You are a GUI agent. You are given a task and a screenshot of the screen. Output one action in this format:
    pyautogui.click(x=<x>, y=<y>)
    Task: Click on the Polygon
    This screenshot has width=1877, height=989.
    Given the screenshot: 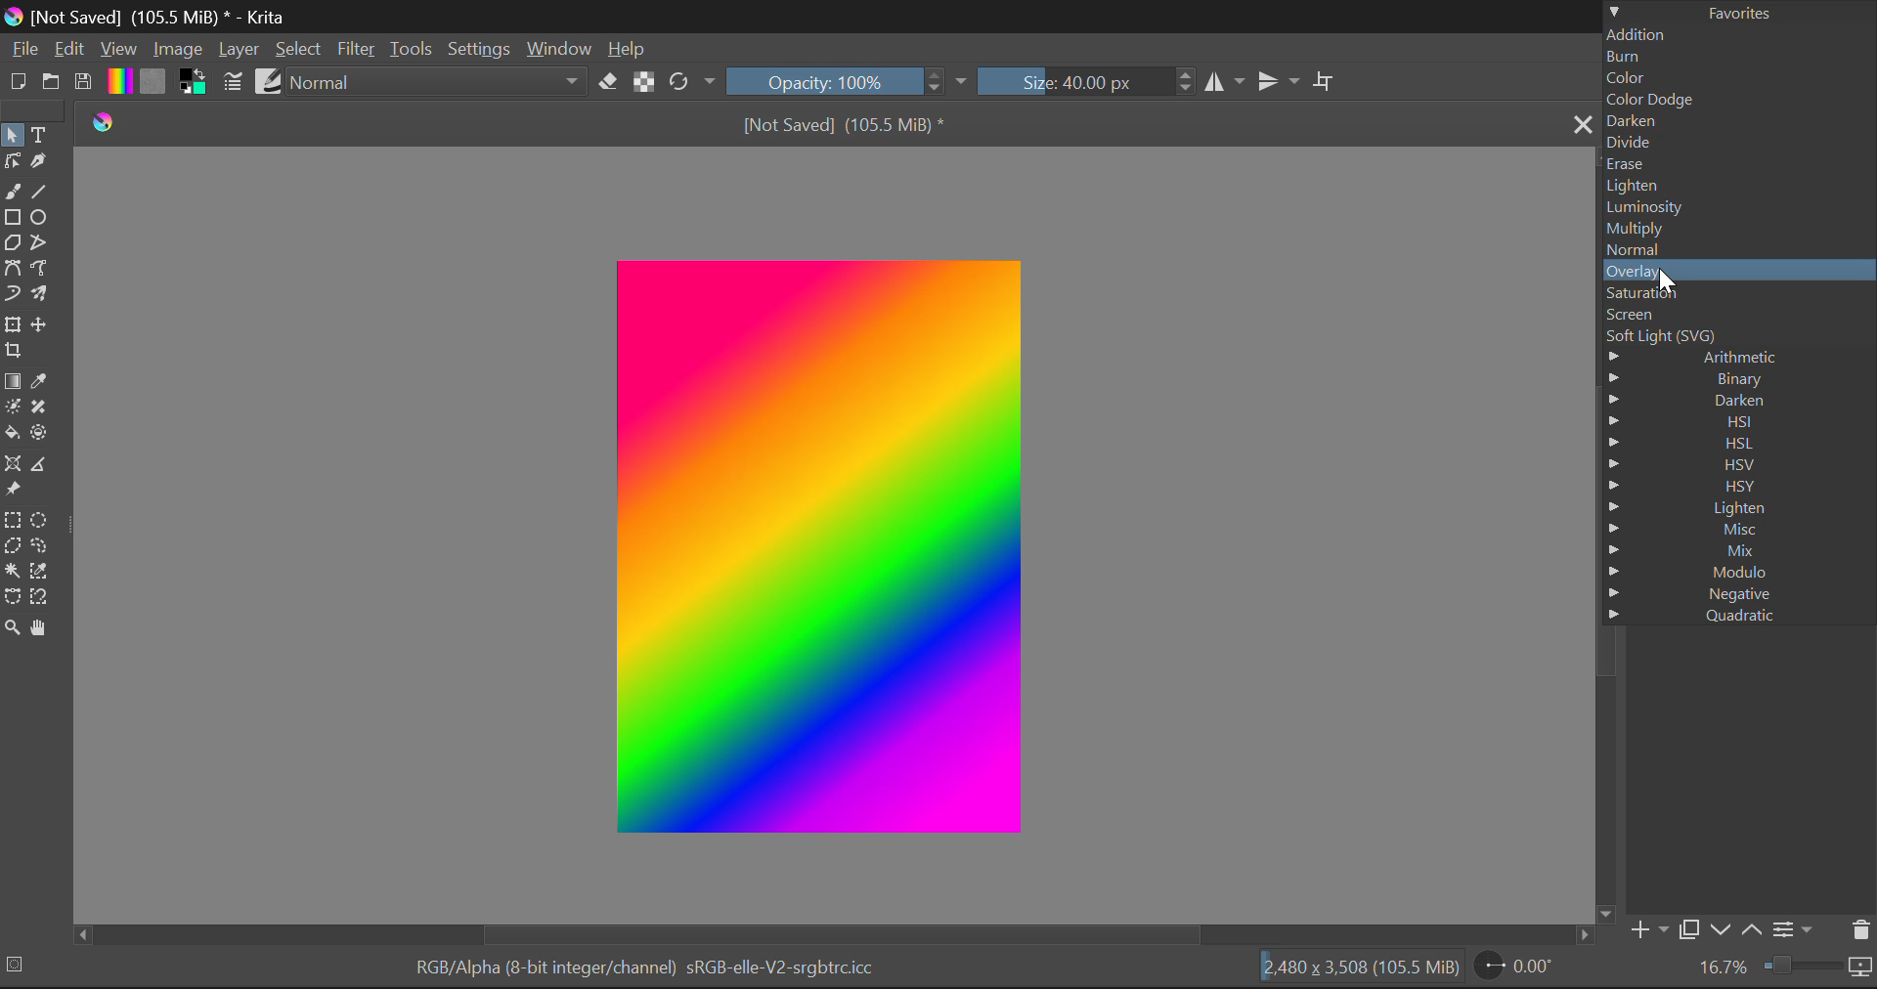 What is the action you would take?
    pyautogui.click(x=14, y=243)
    